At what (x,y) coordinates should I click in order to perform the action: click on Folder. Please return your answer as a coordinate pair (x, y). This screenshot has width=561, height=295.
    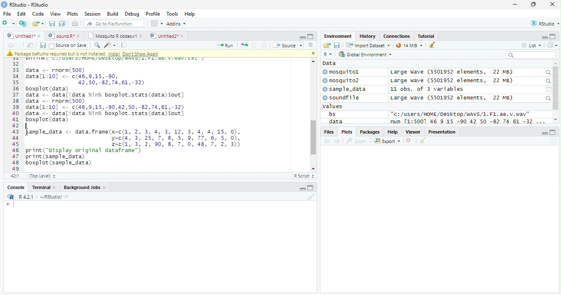
    Looking at the image, I should click on (327, 45).